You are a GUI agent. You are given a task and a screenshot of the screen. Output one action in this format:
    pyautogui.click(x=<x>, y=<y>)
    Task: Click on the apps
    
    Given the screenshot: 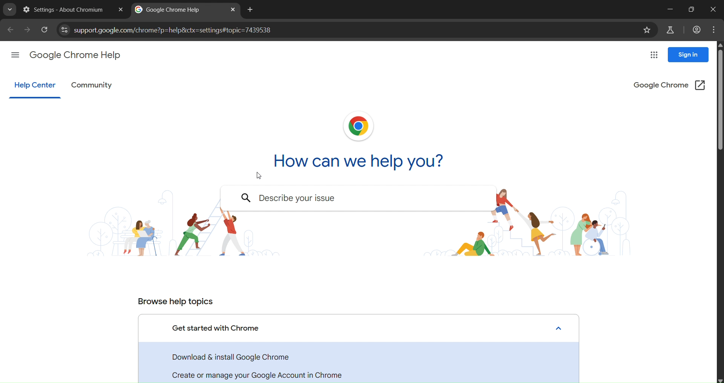 What is the action you would take?
    pyautogui.click(x=654, y=55)
    